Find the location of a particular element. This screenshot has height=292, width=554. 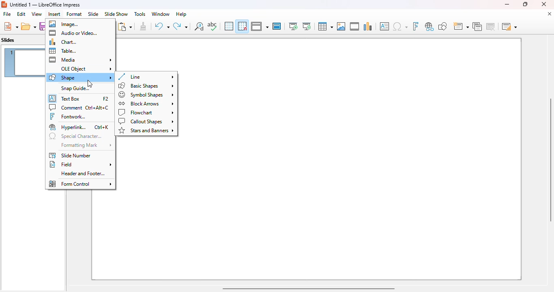

show draw functions is located at coordinates (442, 26).